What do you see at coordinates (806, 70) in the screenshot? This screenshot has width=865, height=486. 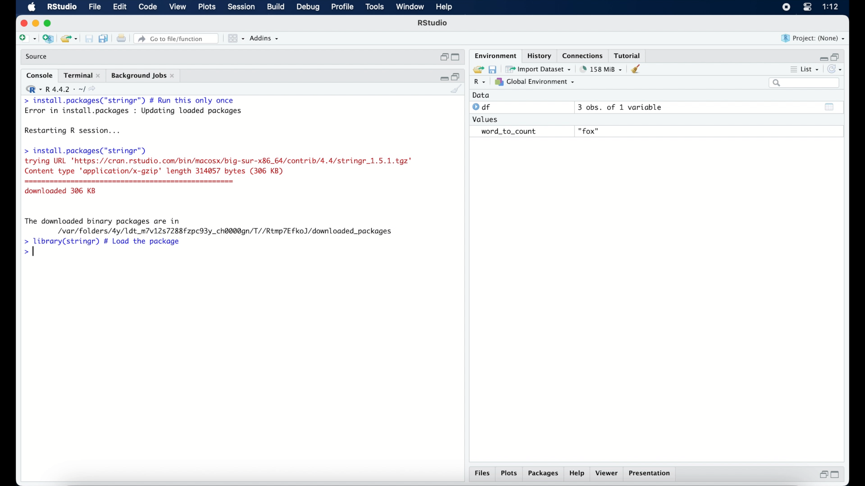 I see `list` at bounding box center [806, 70].